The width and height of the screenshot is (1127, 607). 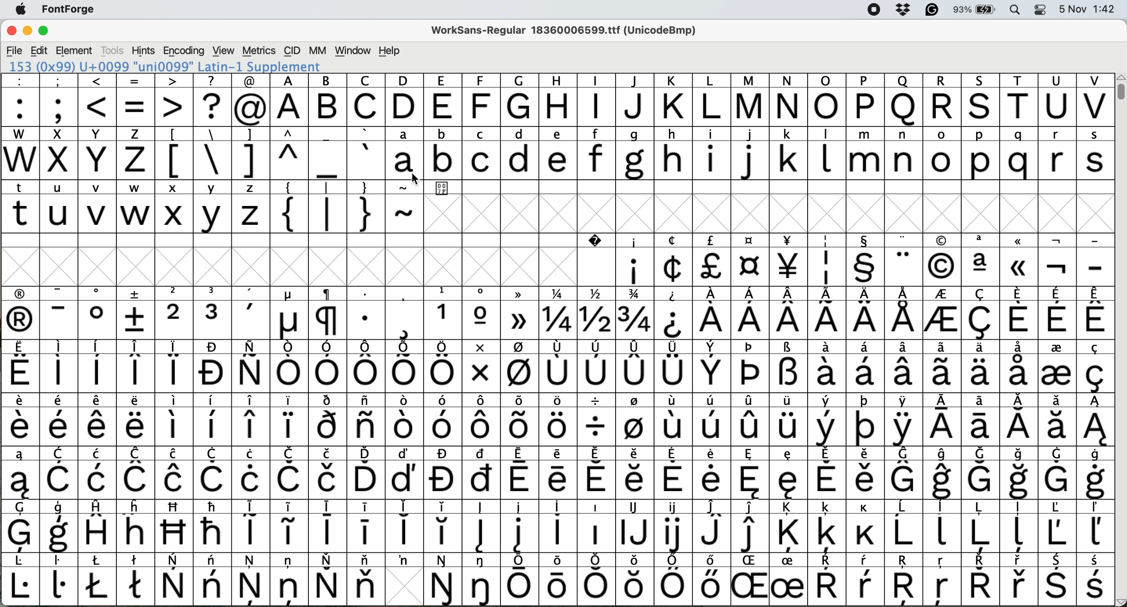 What do you see at coordinates (673, 579) in the screenshot?
I see `symbol` at bounding box center [673, 579].